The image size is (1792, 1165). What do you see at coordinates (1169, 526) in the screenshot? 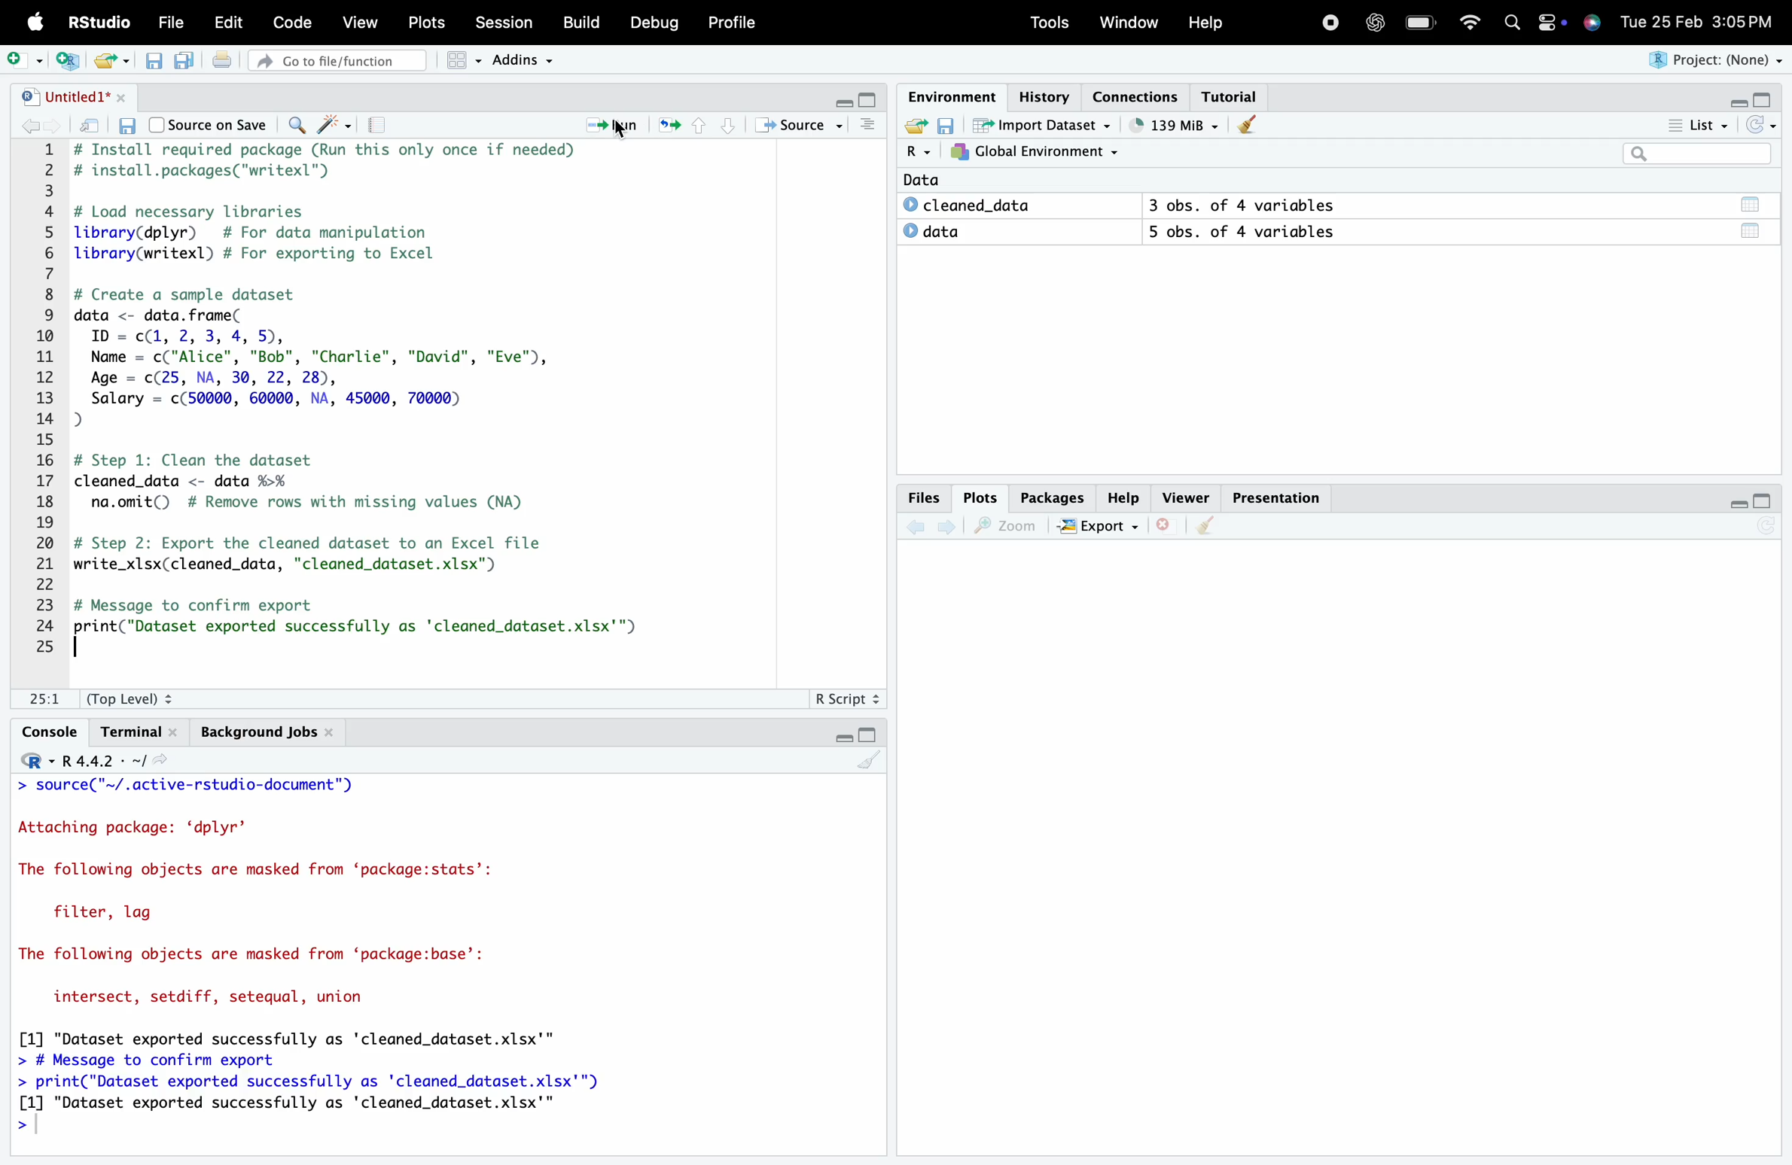
I see `Close` at bounding box center [1169, 526].